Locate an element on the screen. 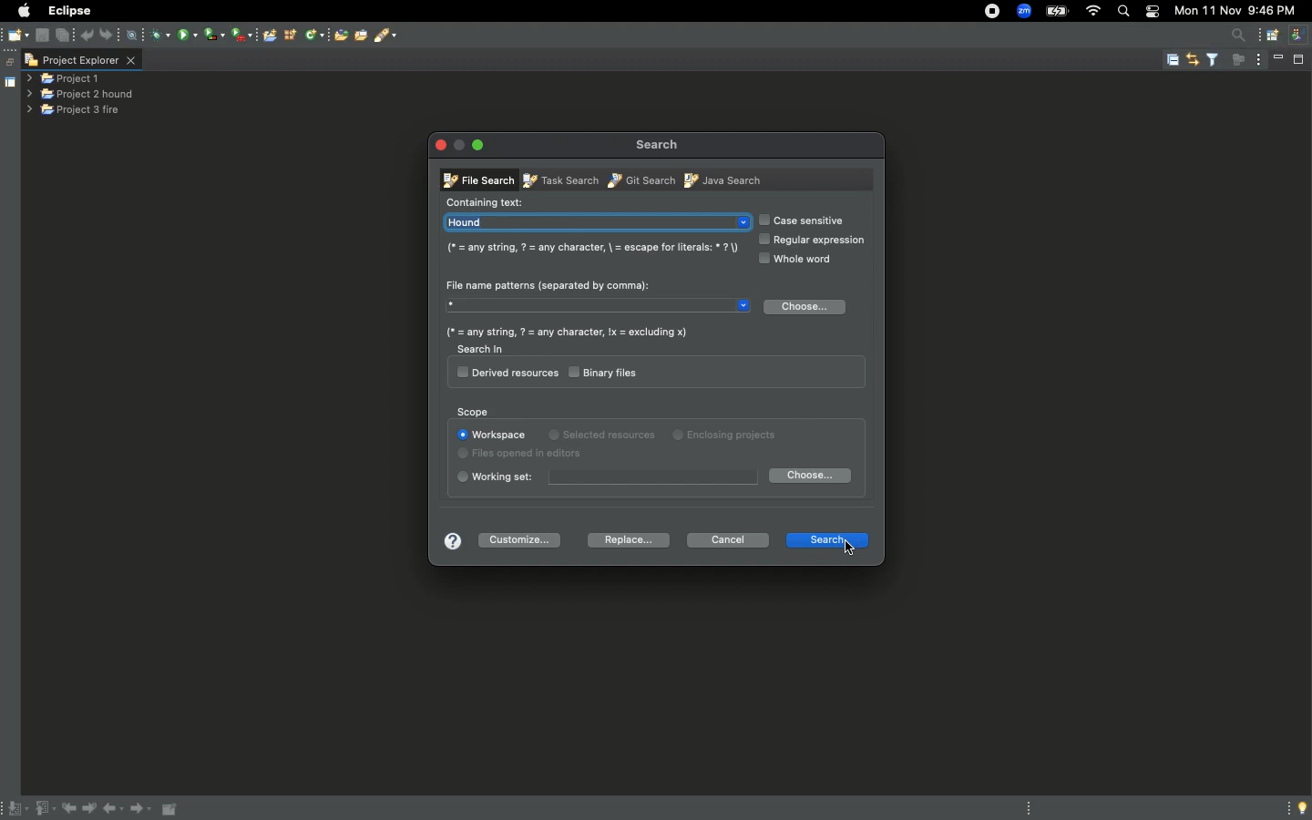 This screenshot has height=820, width=1312. new is located at coordinates (18, 33).